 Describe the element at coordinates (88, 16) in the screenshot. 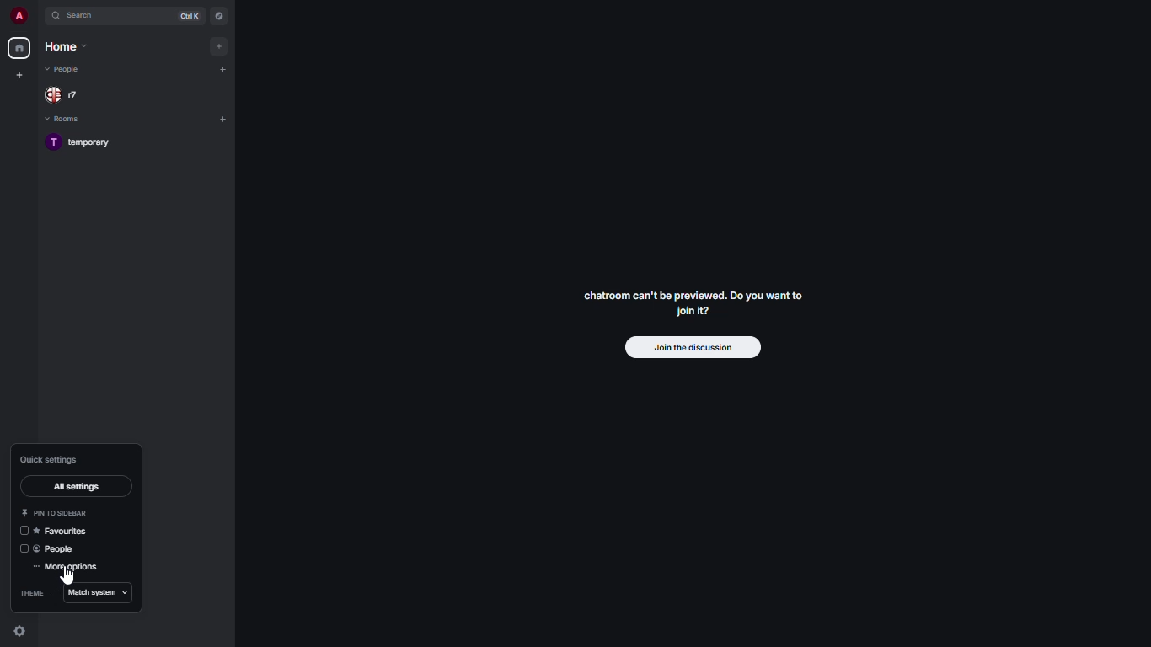

I see `search` at that location.